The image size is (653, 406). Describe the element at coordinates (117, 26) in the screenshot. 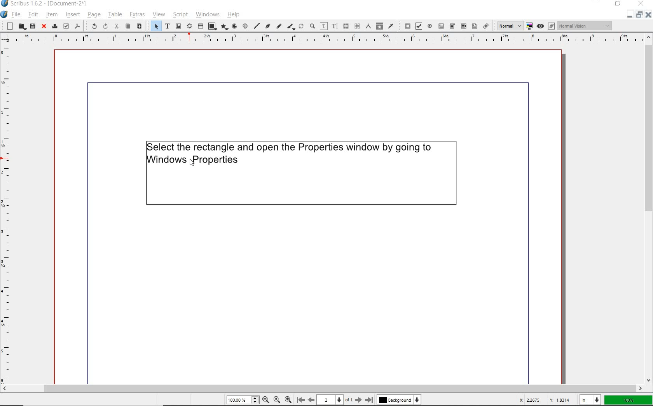

I see `cut` at that location.